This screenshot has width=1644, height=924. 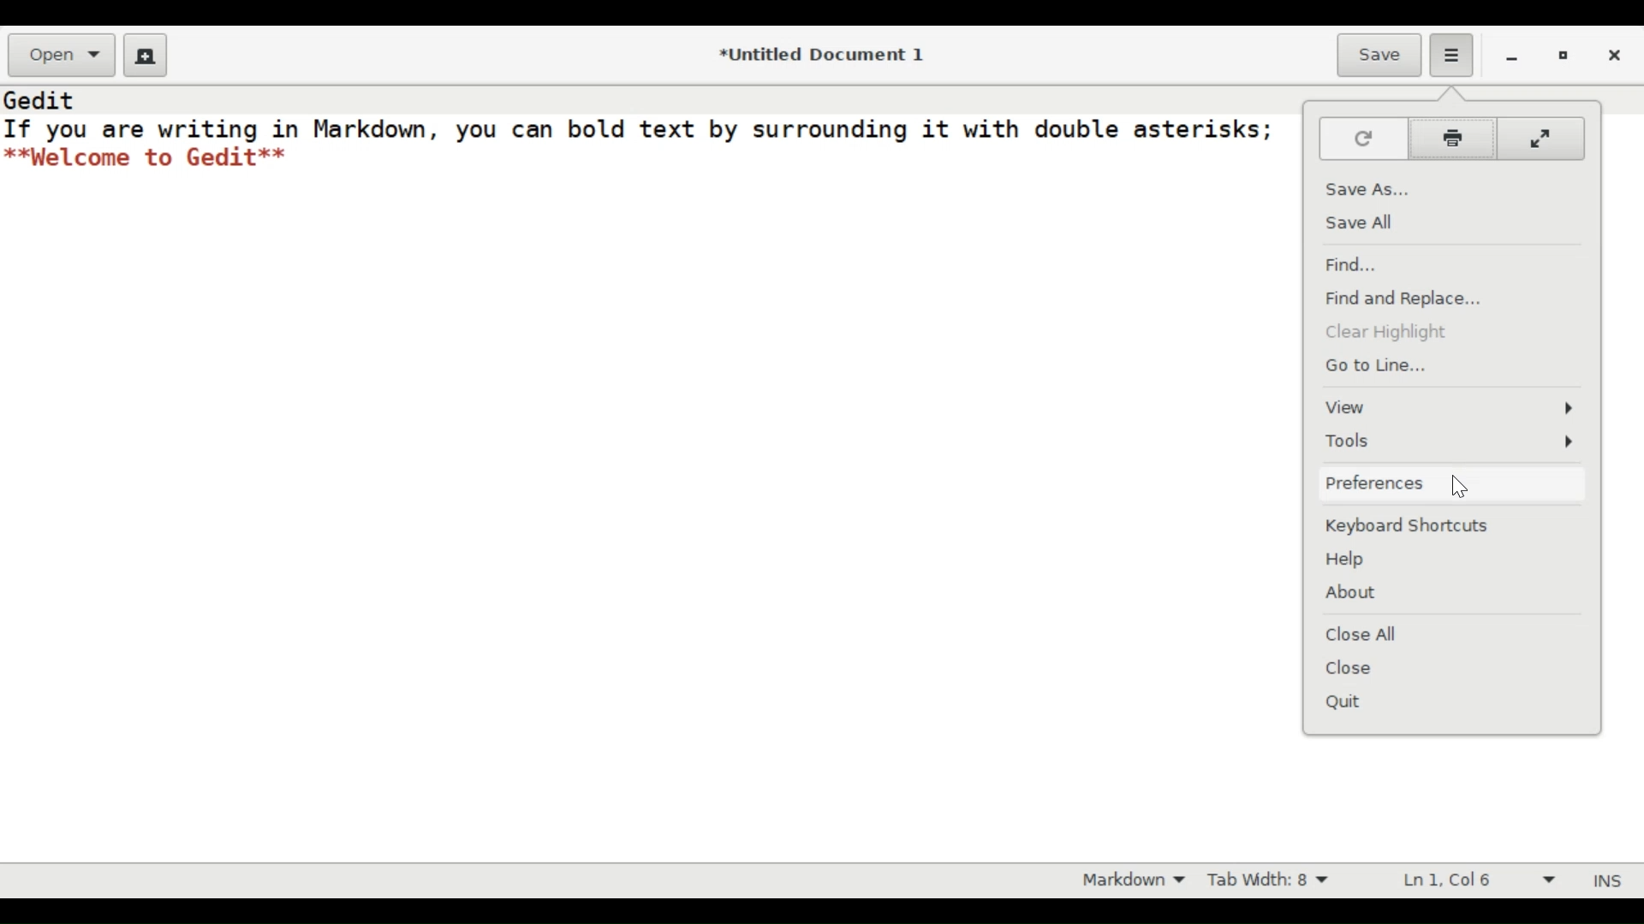 What do you see at coordinates (1454, 138) in the screenshot?
I see `print` at bounding box center [1454, 138].